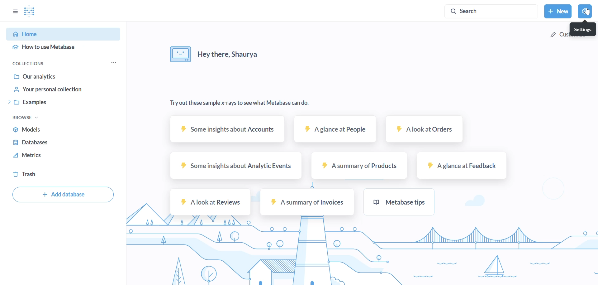  Describe the element at coordinates (115, 64) in the screenshot. I see `collection options` at that location.